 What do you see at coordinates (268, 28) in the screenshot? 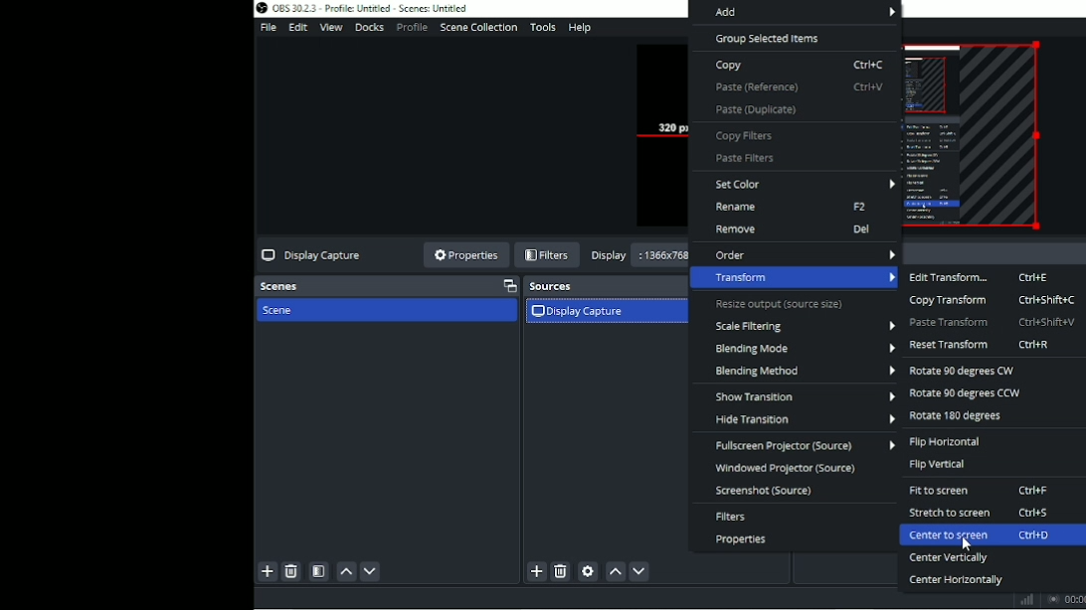
I see `File` at bounding box center [268, 28].